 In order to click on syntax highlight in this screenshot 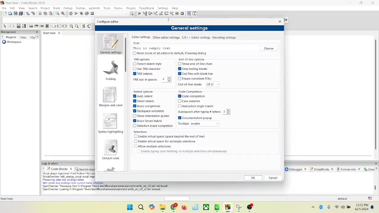, I will do `click(110, 124)`.